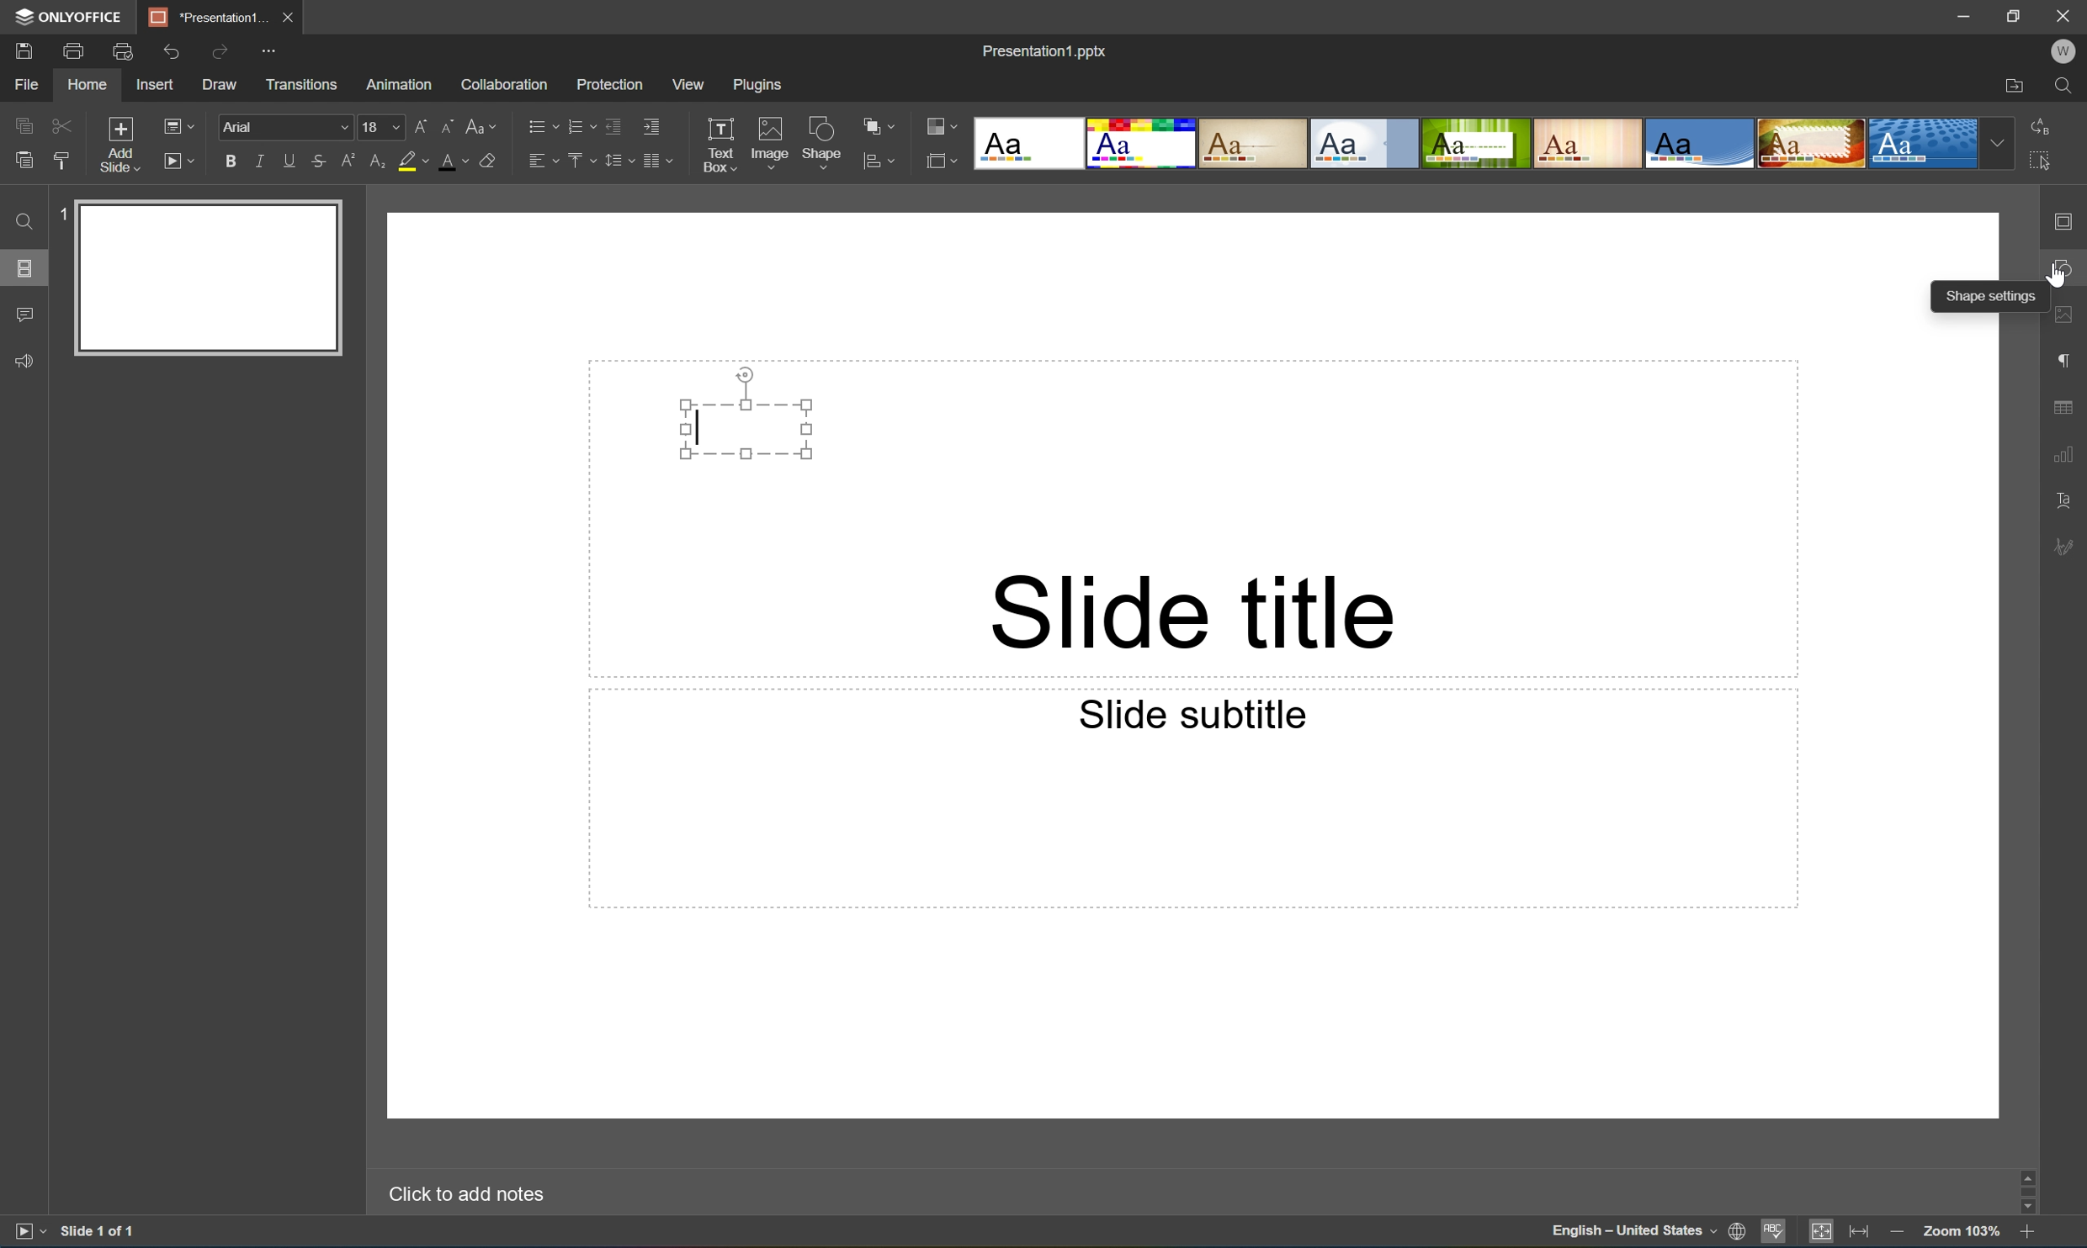 Image resolution: width=2087 pixels, height=1248 pixels. I want to click on Home, so click(86, 86).